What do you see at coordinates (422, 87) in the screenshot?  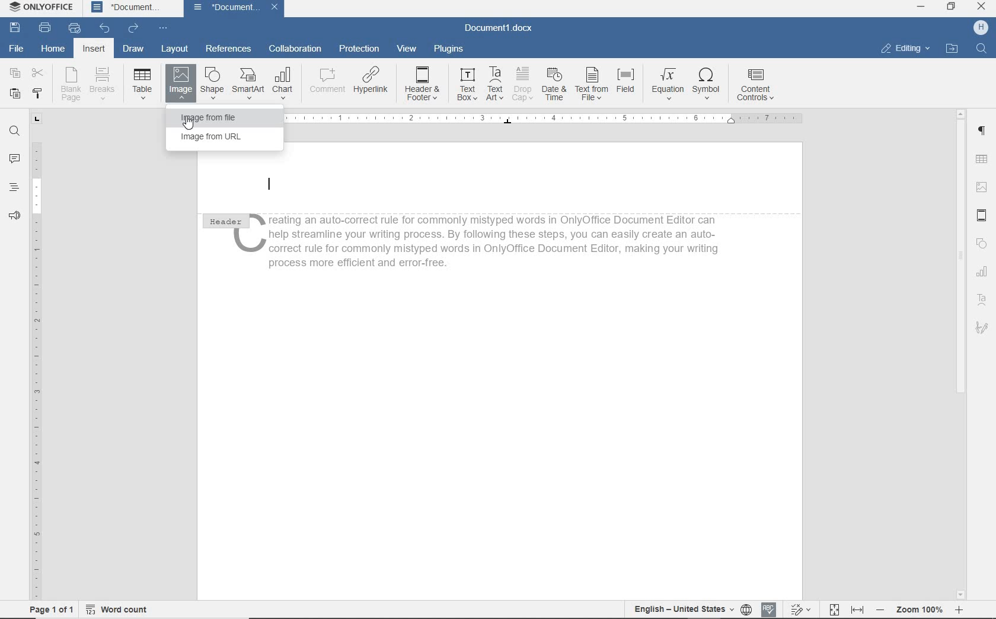 I see `HEADER & FOOTER` at bounding box center [422, 87].